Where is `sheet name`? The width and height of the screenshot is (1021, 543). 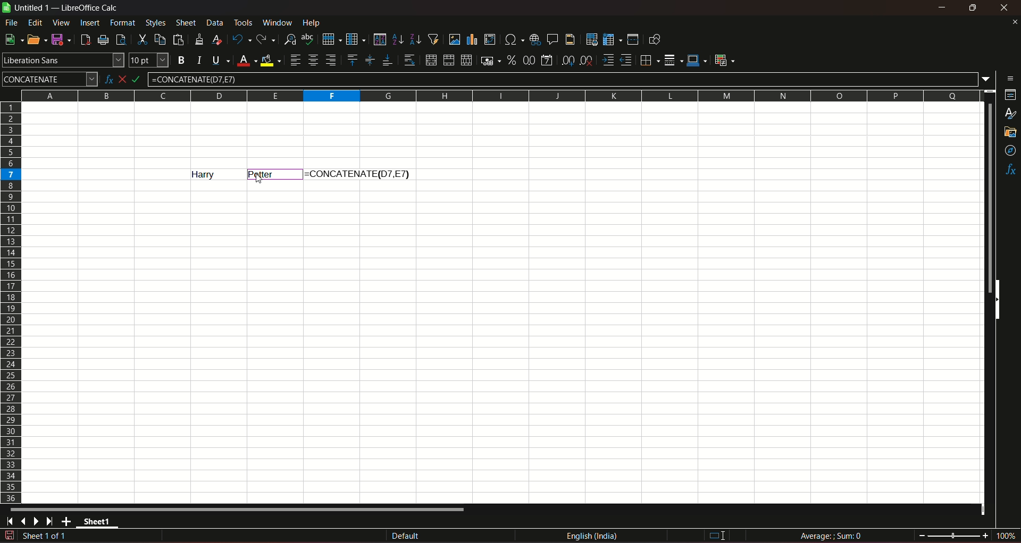 sheet name is located at coordinates (100, 523).